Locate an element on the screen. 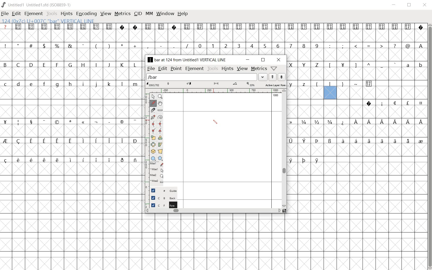 The width and height of the screenshot is (432, 270). cid is located at coordinates (138, 14).